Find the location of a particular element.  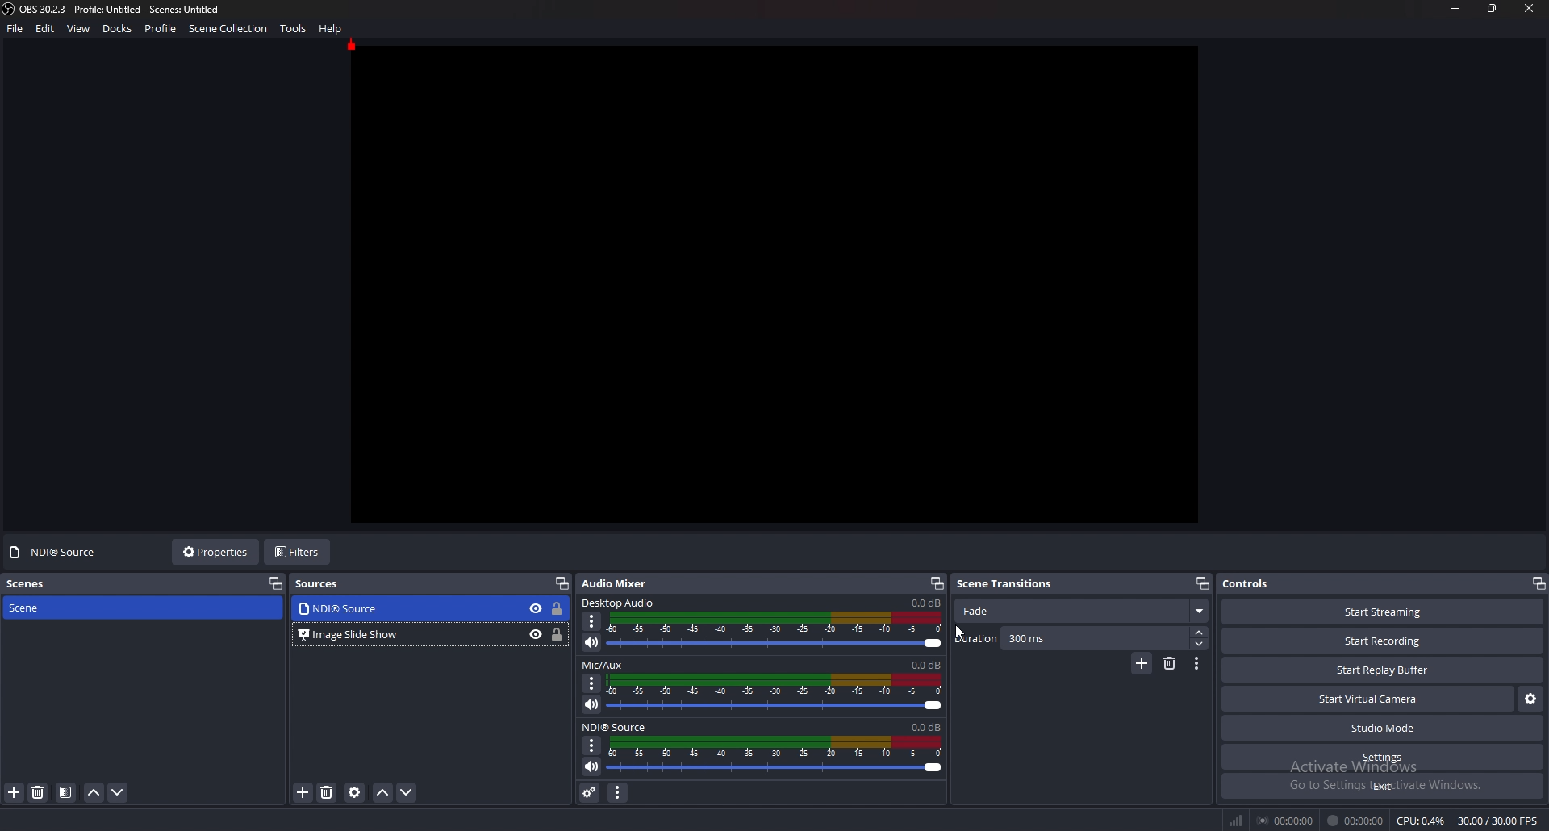

Streaming duration is located at coordinates (1284, 818).